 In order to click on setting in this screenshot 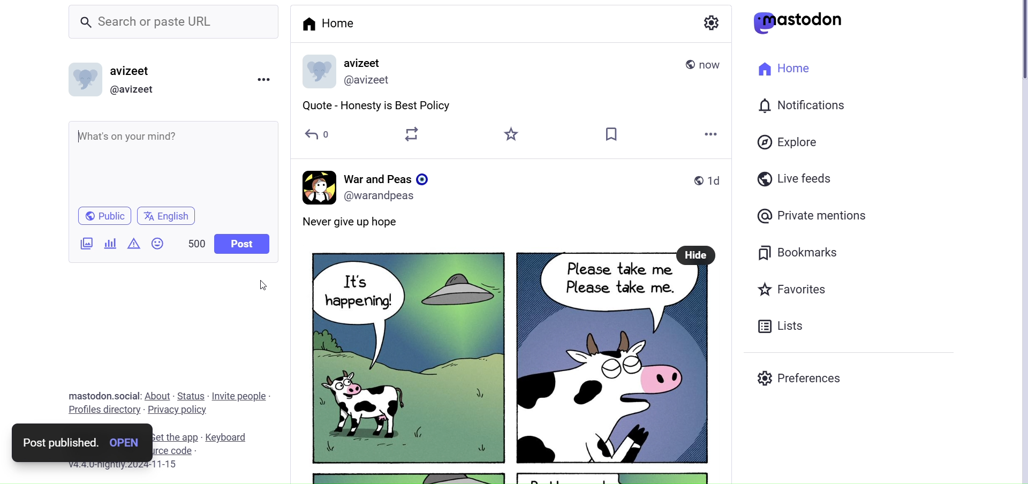, I will do `click(710, 22)`.